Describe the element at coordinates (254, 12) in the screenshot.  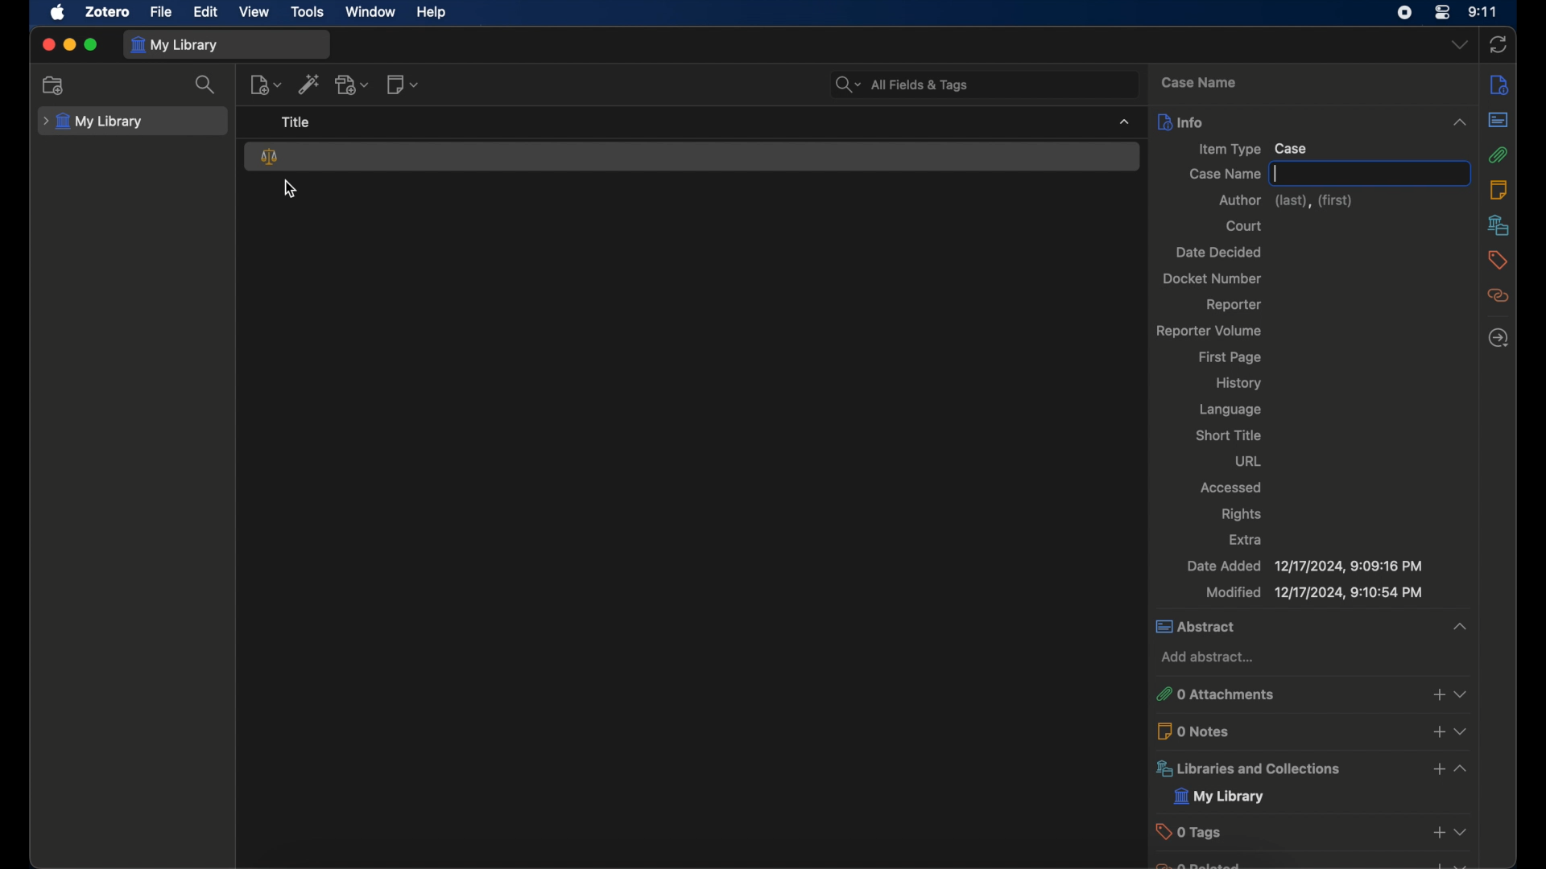
I see `view` at that location.